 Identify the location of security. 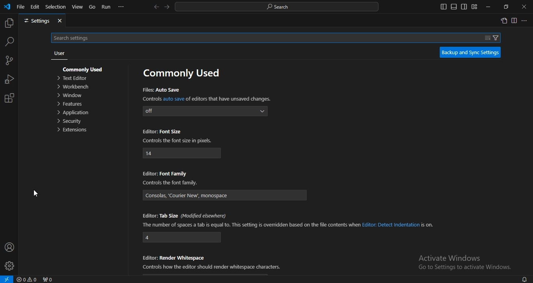
(70, 122).